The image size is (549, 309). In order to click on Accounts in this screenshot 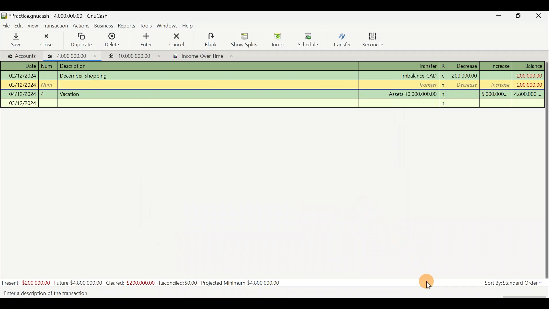, I will do `click(20, 55)`.